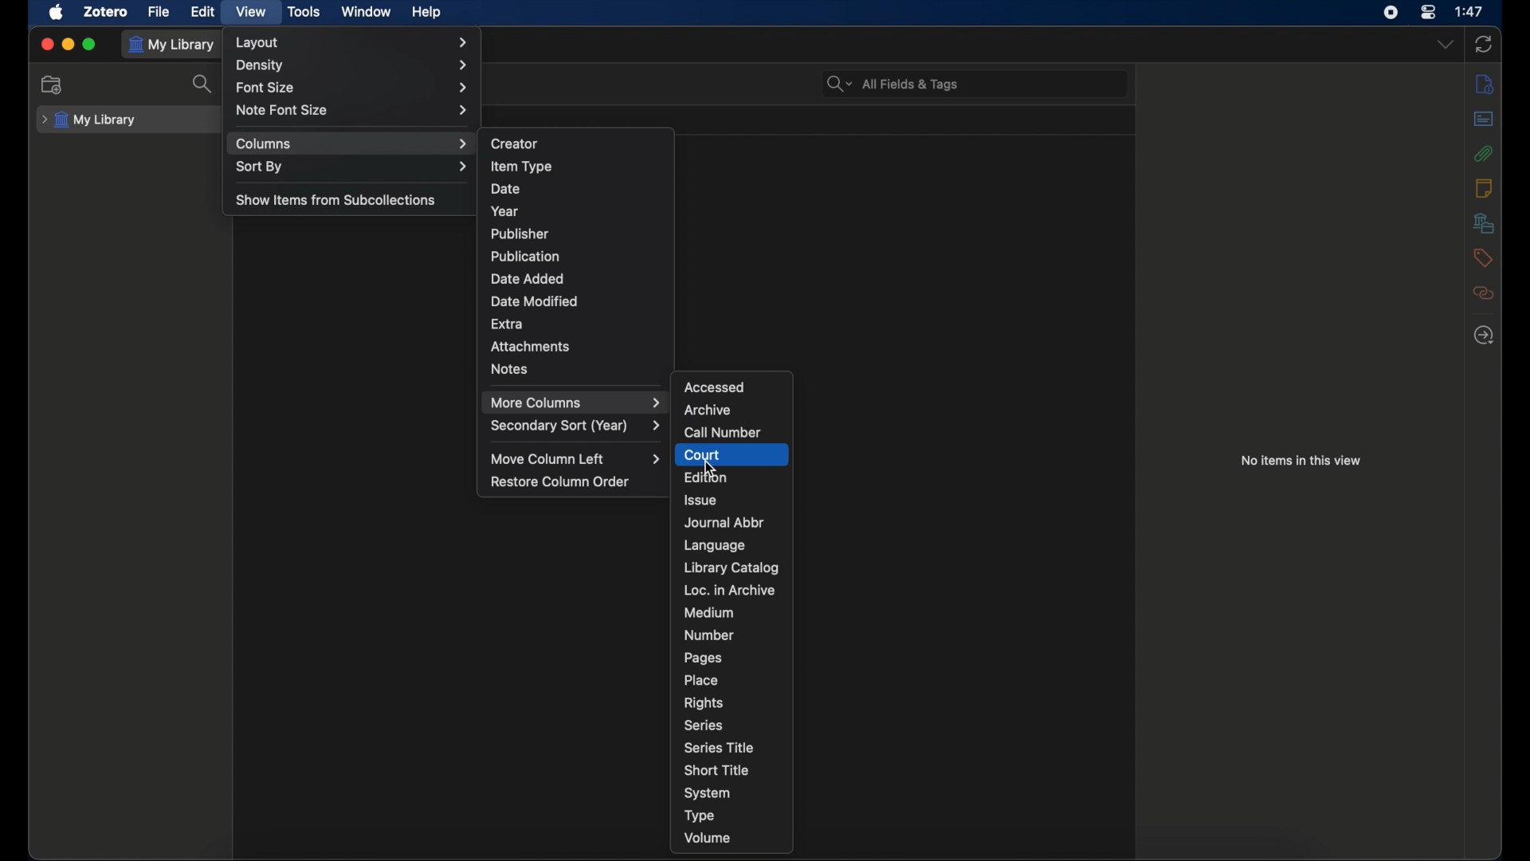  What do you see at coordinates (352, 42) in the screenshot?
I see `layout ` at bounding box center [352, 42].